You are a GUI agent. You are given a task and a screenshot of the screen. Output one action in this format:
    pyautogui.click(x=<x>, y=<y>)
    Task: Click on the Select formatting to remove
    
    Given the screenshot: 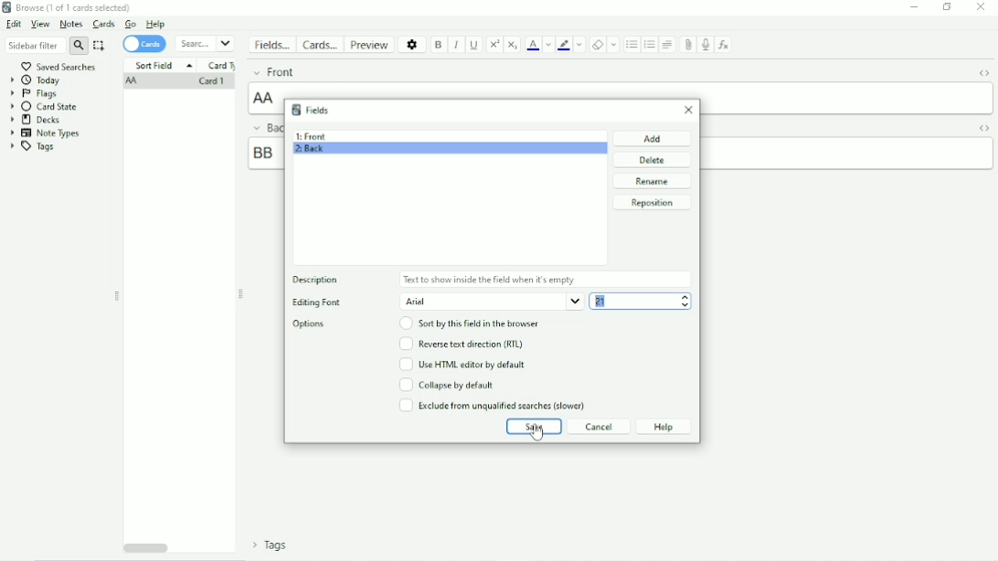 What is the action you would take?
    pyautogui.click(x=614, y=44)
    